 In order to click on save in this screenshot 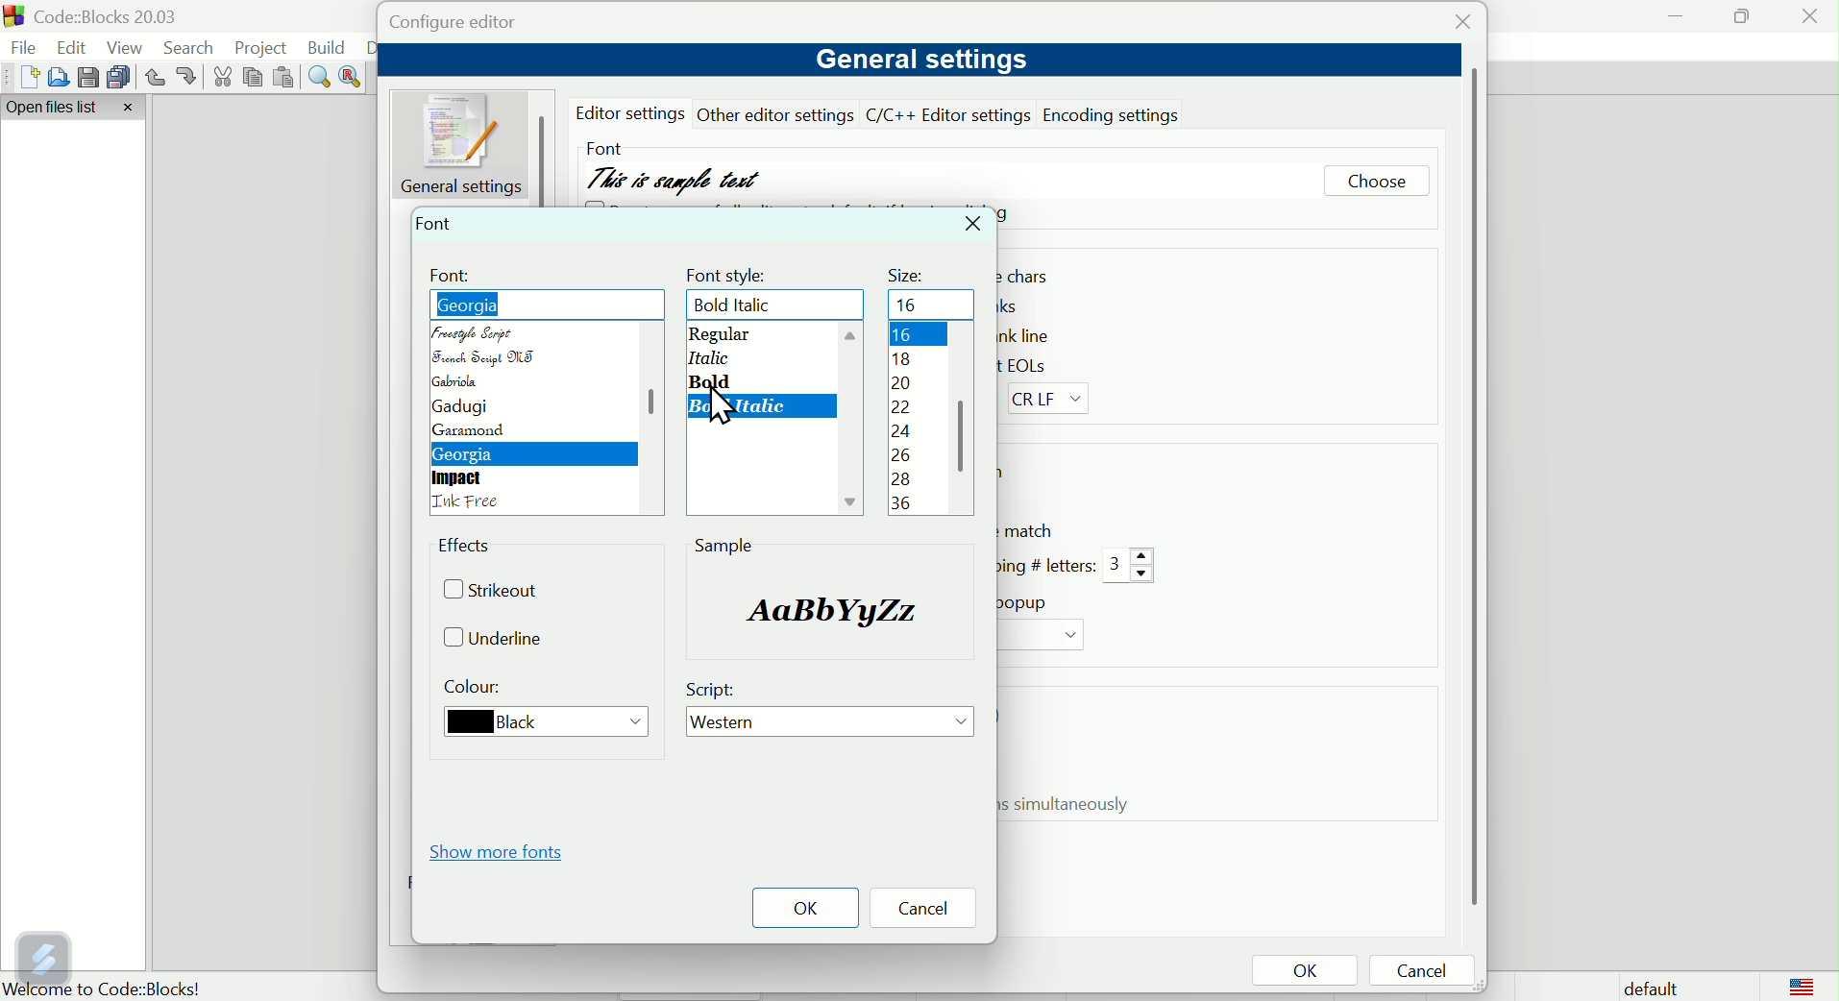, I will do `click(86, 75)`.